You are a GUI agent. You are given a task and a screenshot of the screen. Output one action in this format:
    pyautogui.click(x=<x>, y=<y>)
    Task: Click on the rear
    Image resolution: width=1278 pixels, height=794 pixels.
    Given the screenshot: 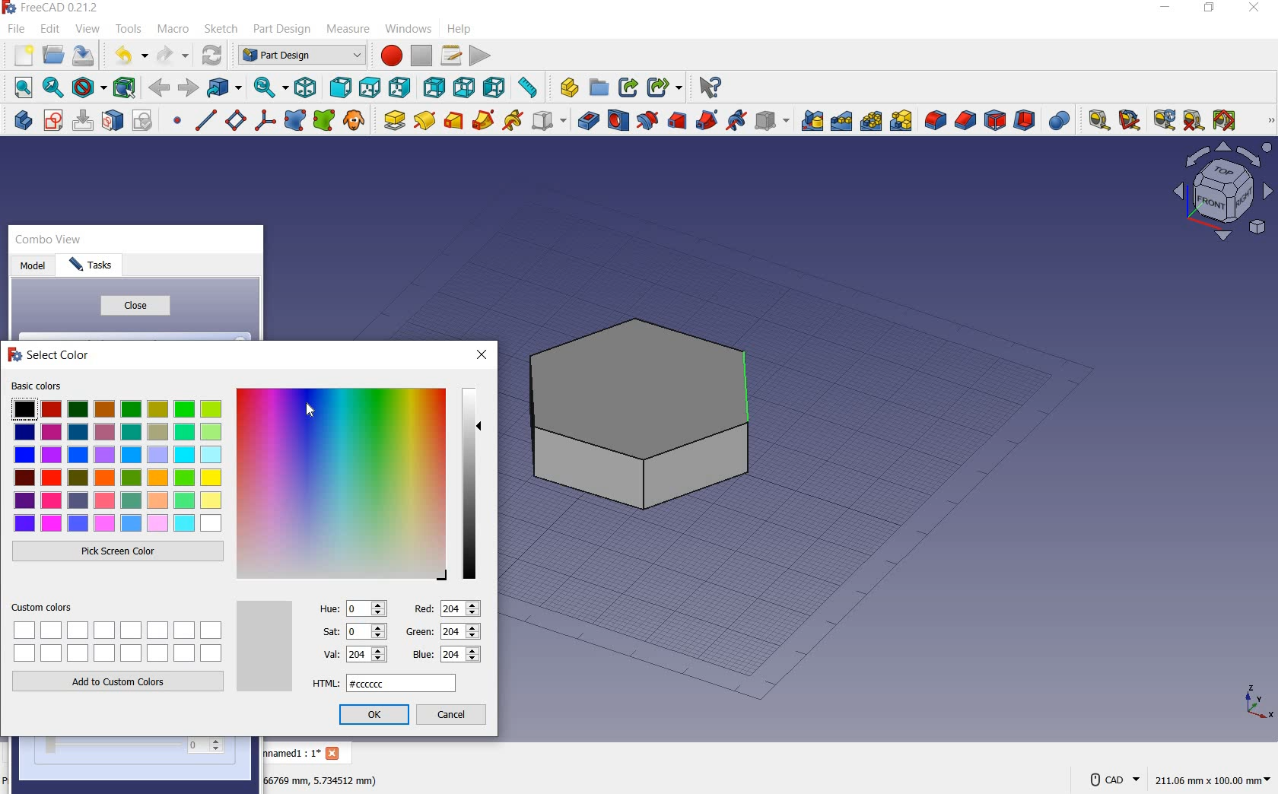 What is the action you would take?
    pyautogui.click(x=434, y=87)
    